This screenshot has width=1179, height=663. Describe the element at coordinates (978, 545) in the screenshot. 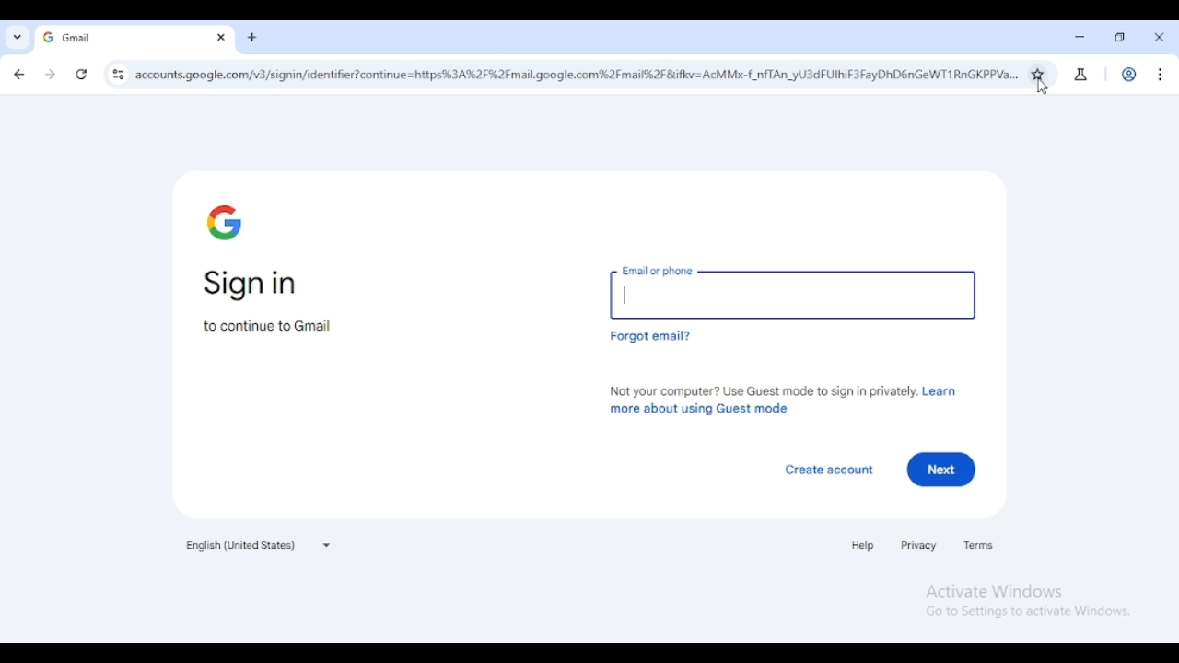

I see `terms` at that location.